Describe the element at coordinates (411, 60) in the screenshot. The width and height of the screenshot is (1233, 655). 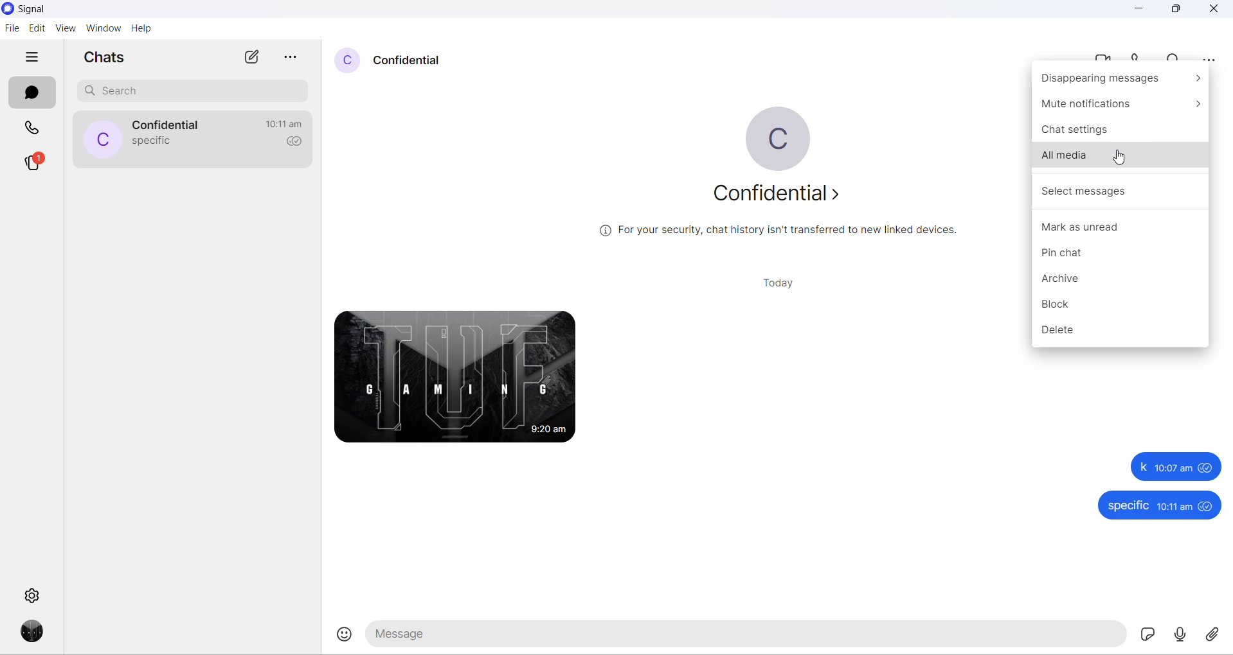
I see `contact name` at that location.